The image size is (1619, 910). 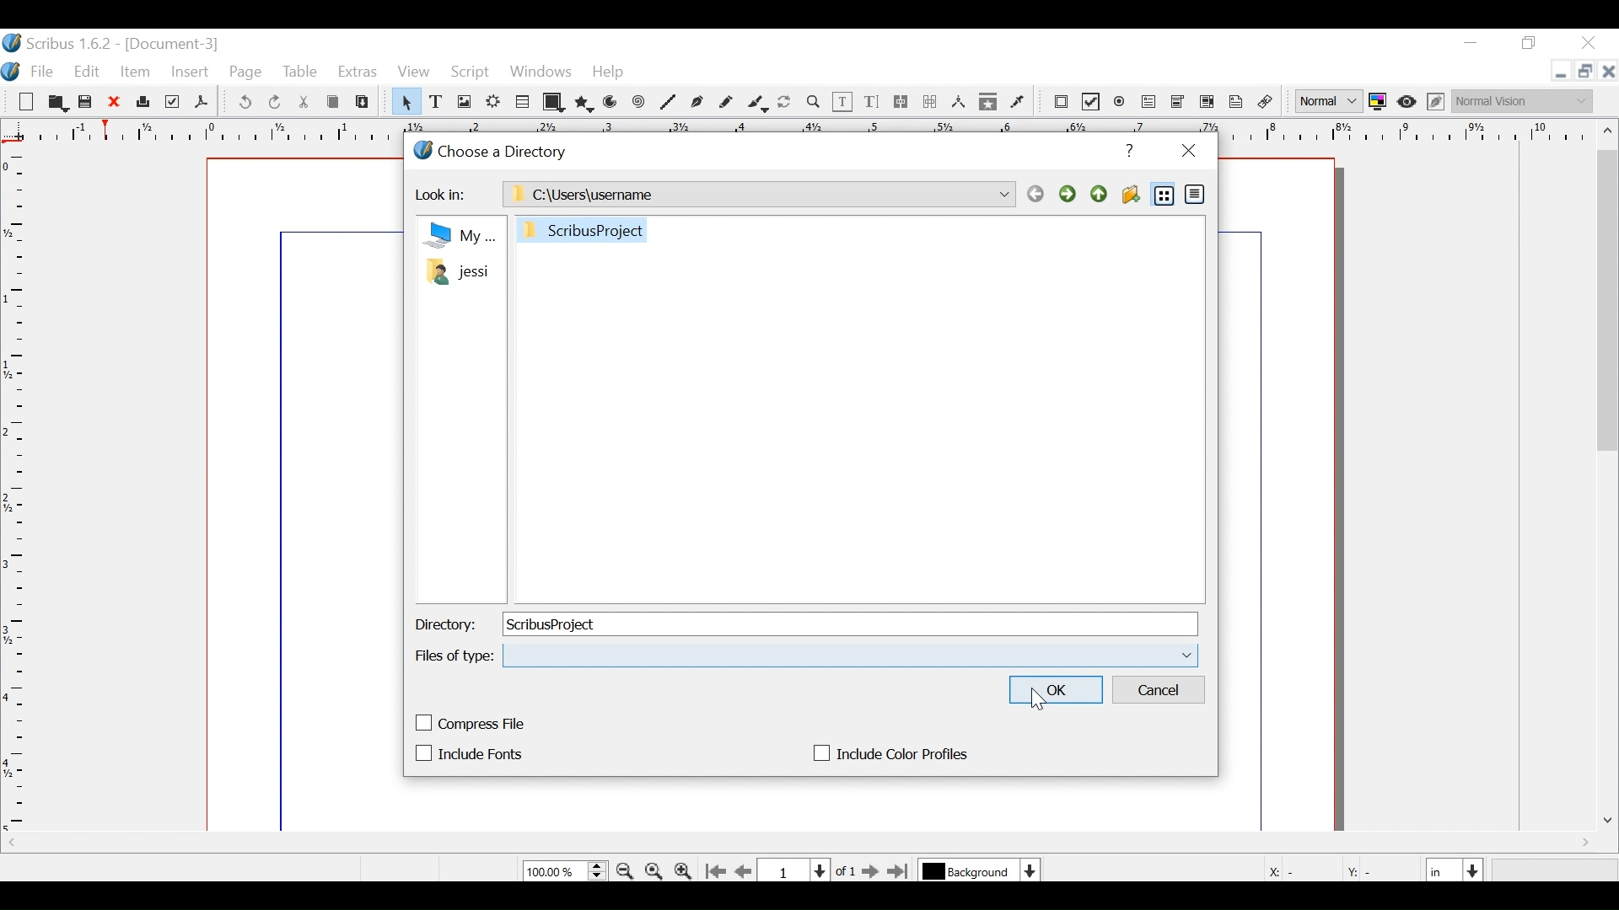 I want to click on PDF Text Field, so click(x=1149, y=104).